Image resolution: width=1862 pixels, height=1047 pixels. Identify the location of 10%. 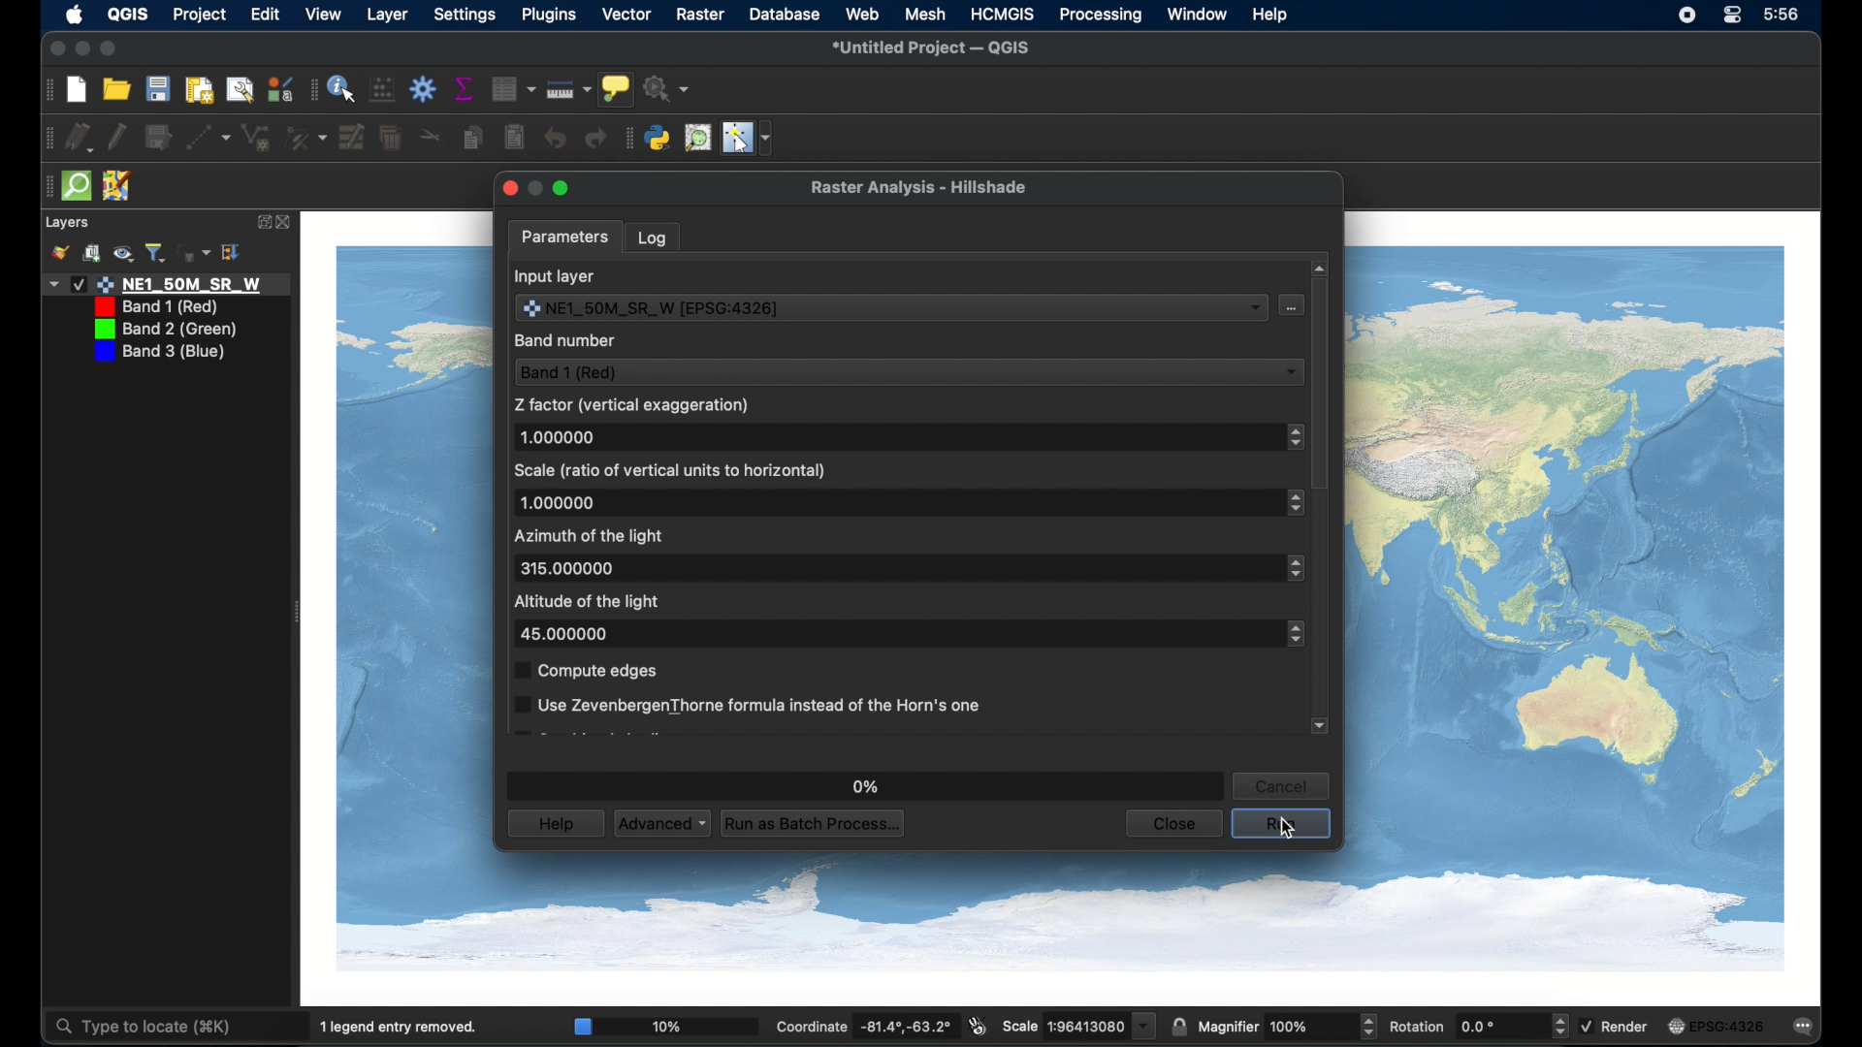
(663, 1026).